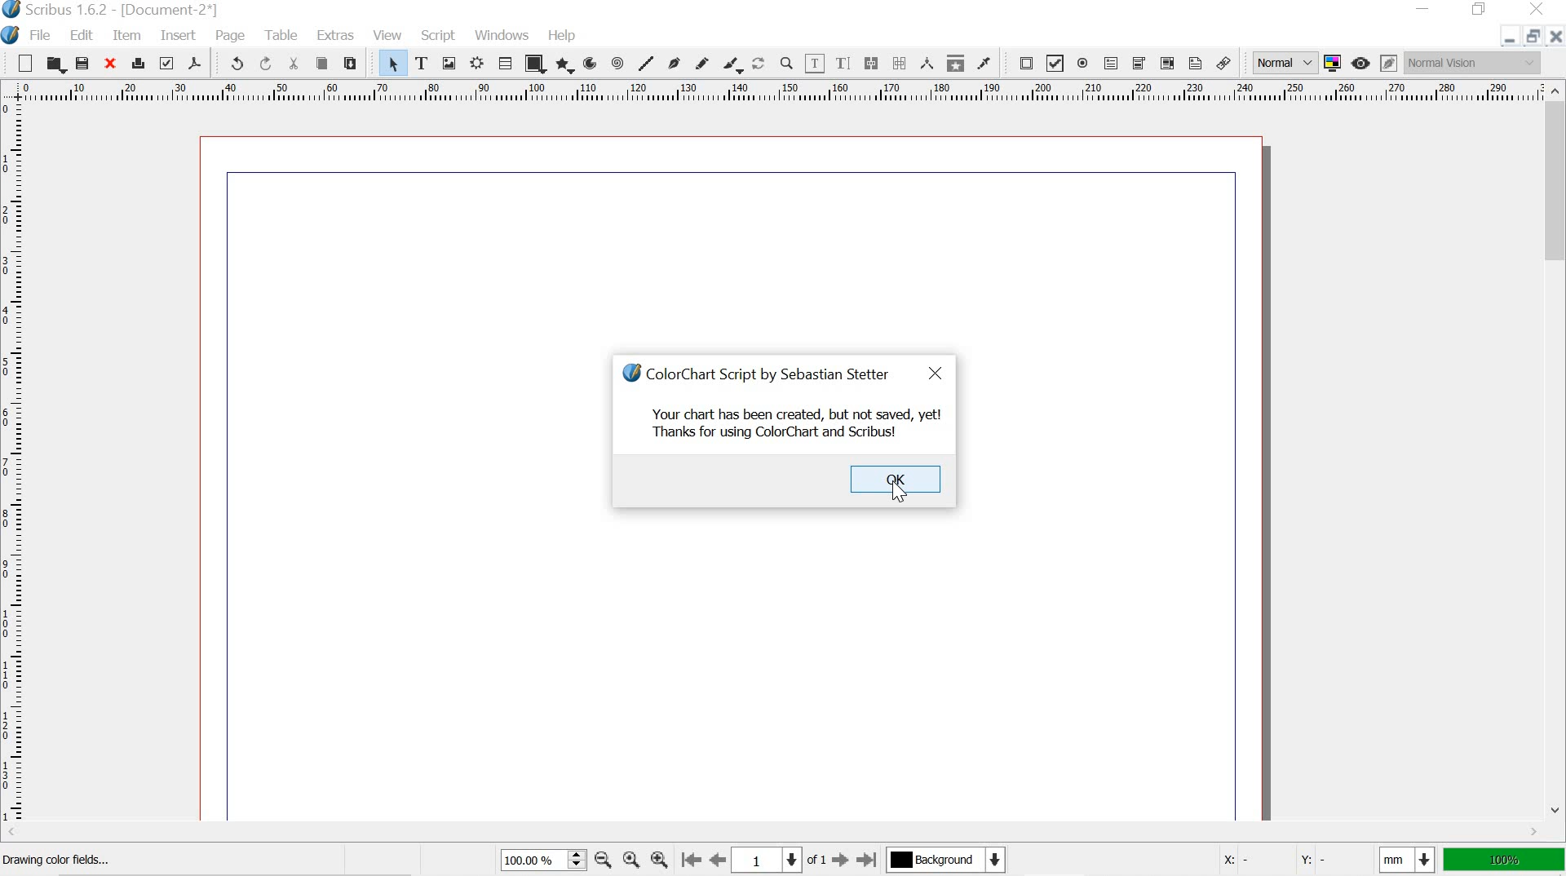 The height and width of the screenshot is (876, 1566). Describe the element at coordinates (1283, 63) in the screenshot. I see `Normal` at that location.